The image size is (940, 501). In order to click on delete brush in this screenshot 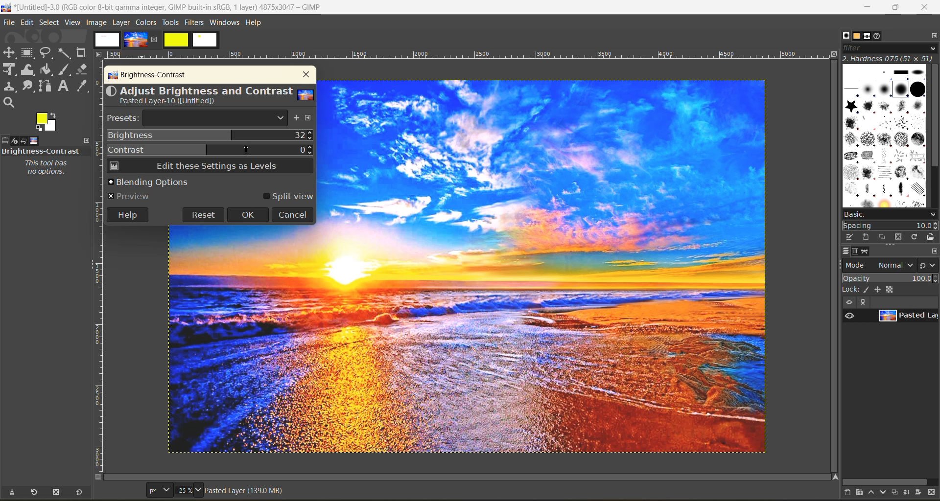, I will do `click(900, 238)`.